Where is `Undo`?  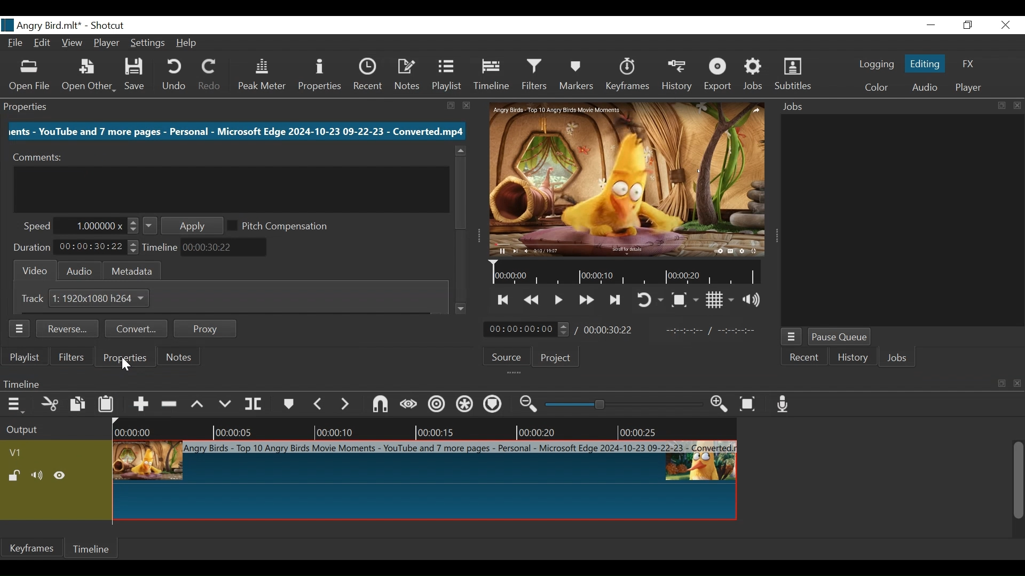 Undo is located at coordinates (174, 76).